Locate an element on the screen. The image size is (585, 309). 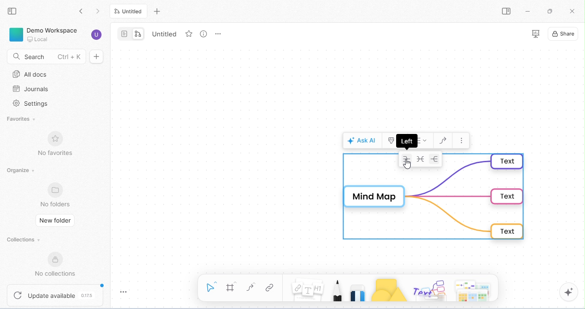
pencil is located at coordinates (338, 290).